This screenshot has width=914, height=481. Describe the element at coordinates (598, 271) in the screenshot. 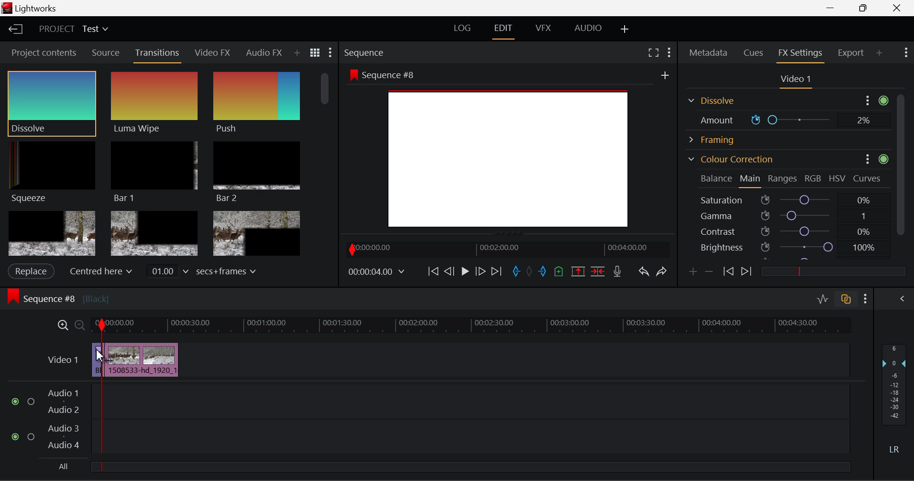

I see `Delete/Cut` at that location.